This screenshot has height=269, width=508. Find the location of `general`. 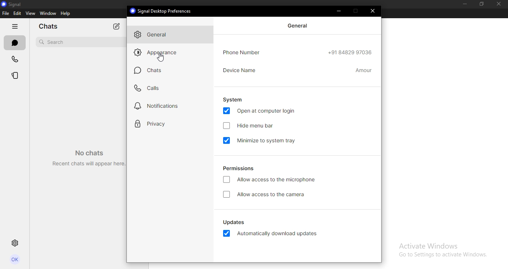

general is located at coordinates (299, 26).